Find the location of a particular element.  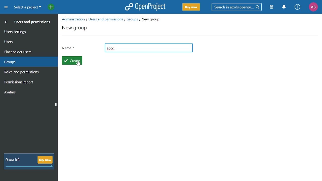

Modules is located at coordinates (272, 7).